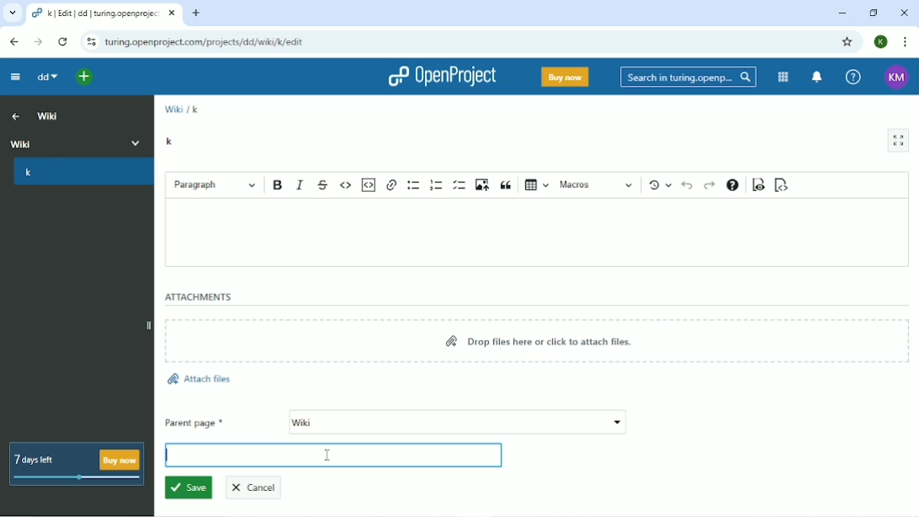 This screenshot has width=919, height=517. What do you see at coordinates (13, 115) in the screenshot?
I see `Up` at bounding box center [13, 115].